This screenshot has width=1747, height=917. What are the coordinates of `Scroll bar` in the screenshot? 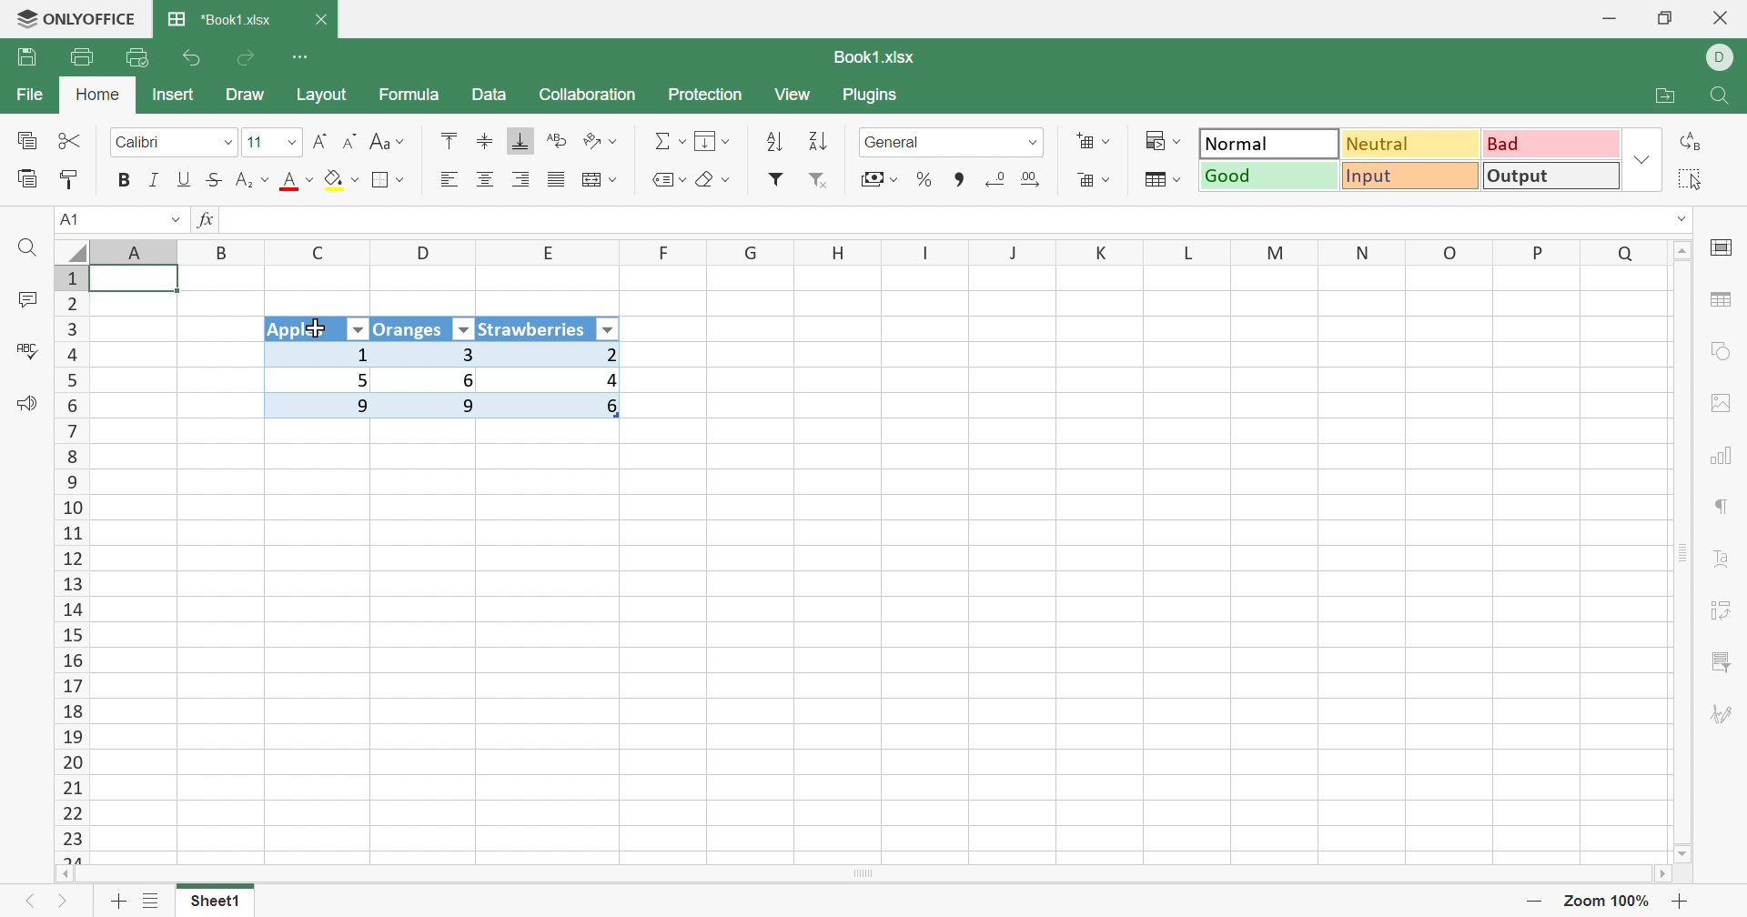 It's located at (869, 873).